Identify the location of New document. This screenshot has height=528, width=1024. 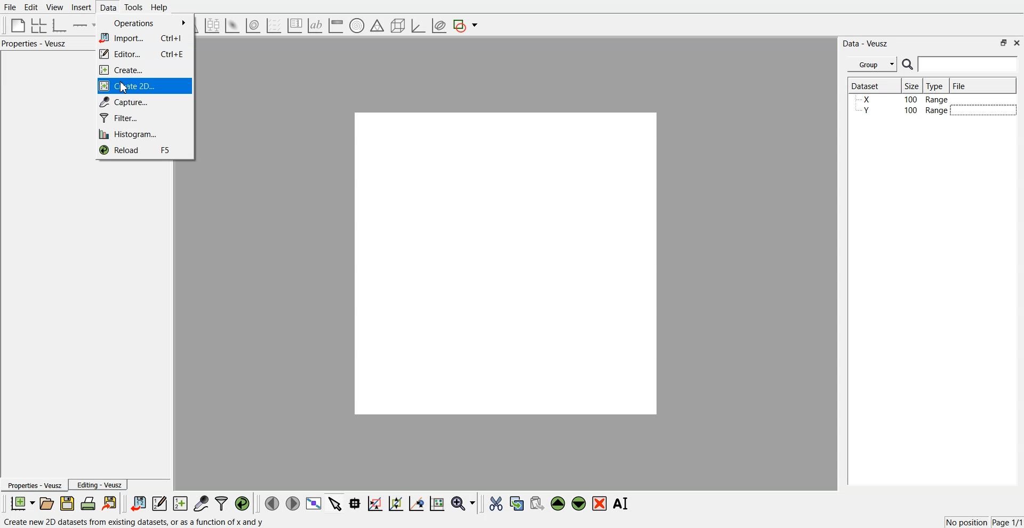
(22, 503).